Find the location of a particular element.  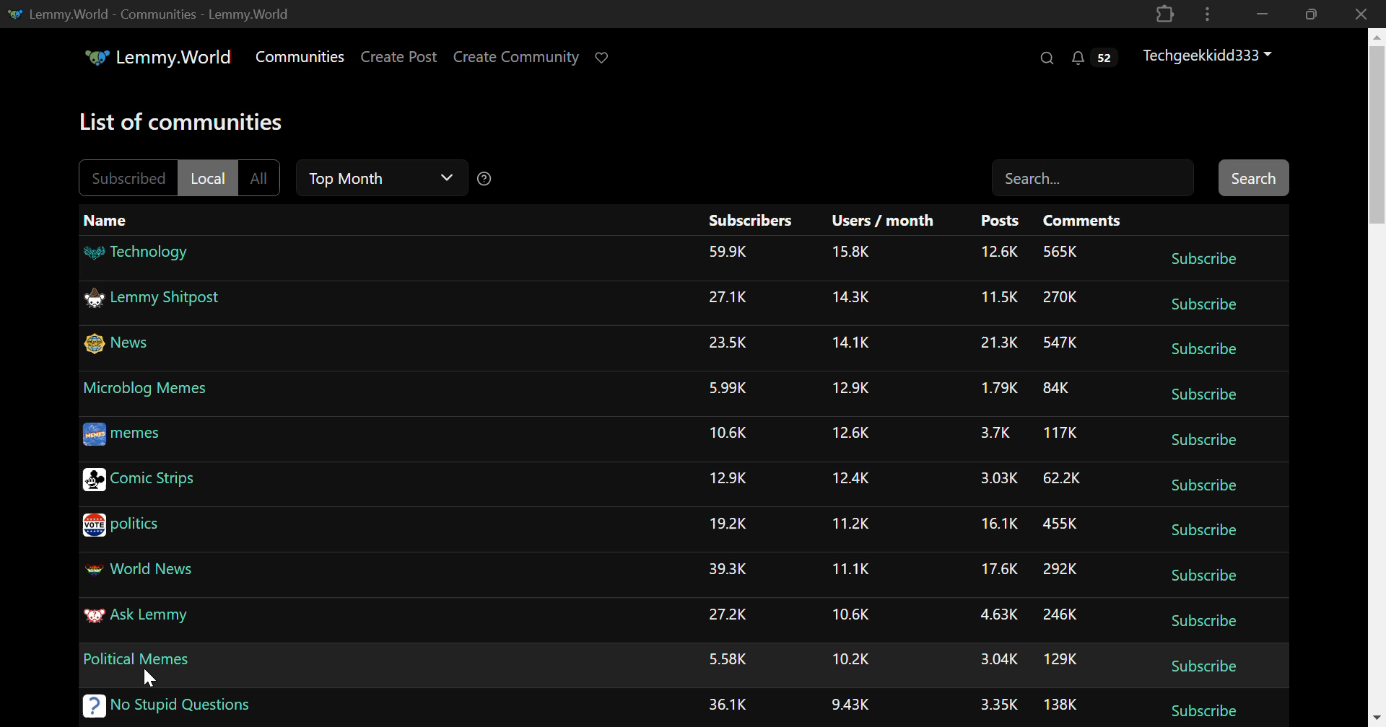

Name Column Heading is located at coordinates (112, 223).